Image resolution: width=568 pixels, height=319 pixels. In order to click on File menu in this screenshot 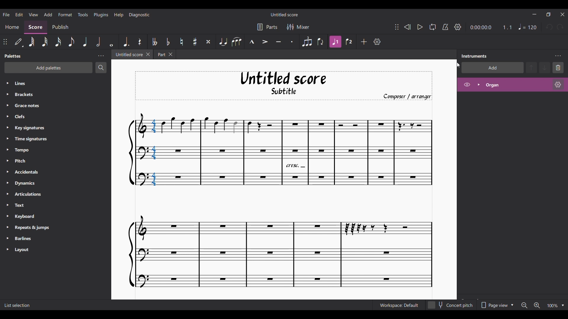, I will do `click(6, 15)`.